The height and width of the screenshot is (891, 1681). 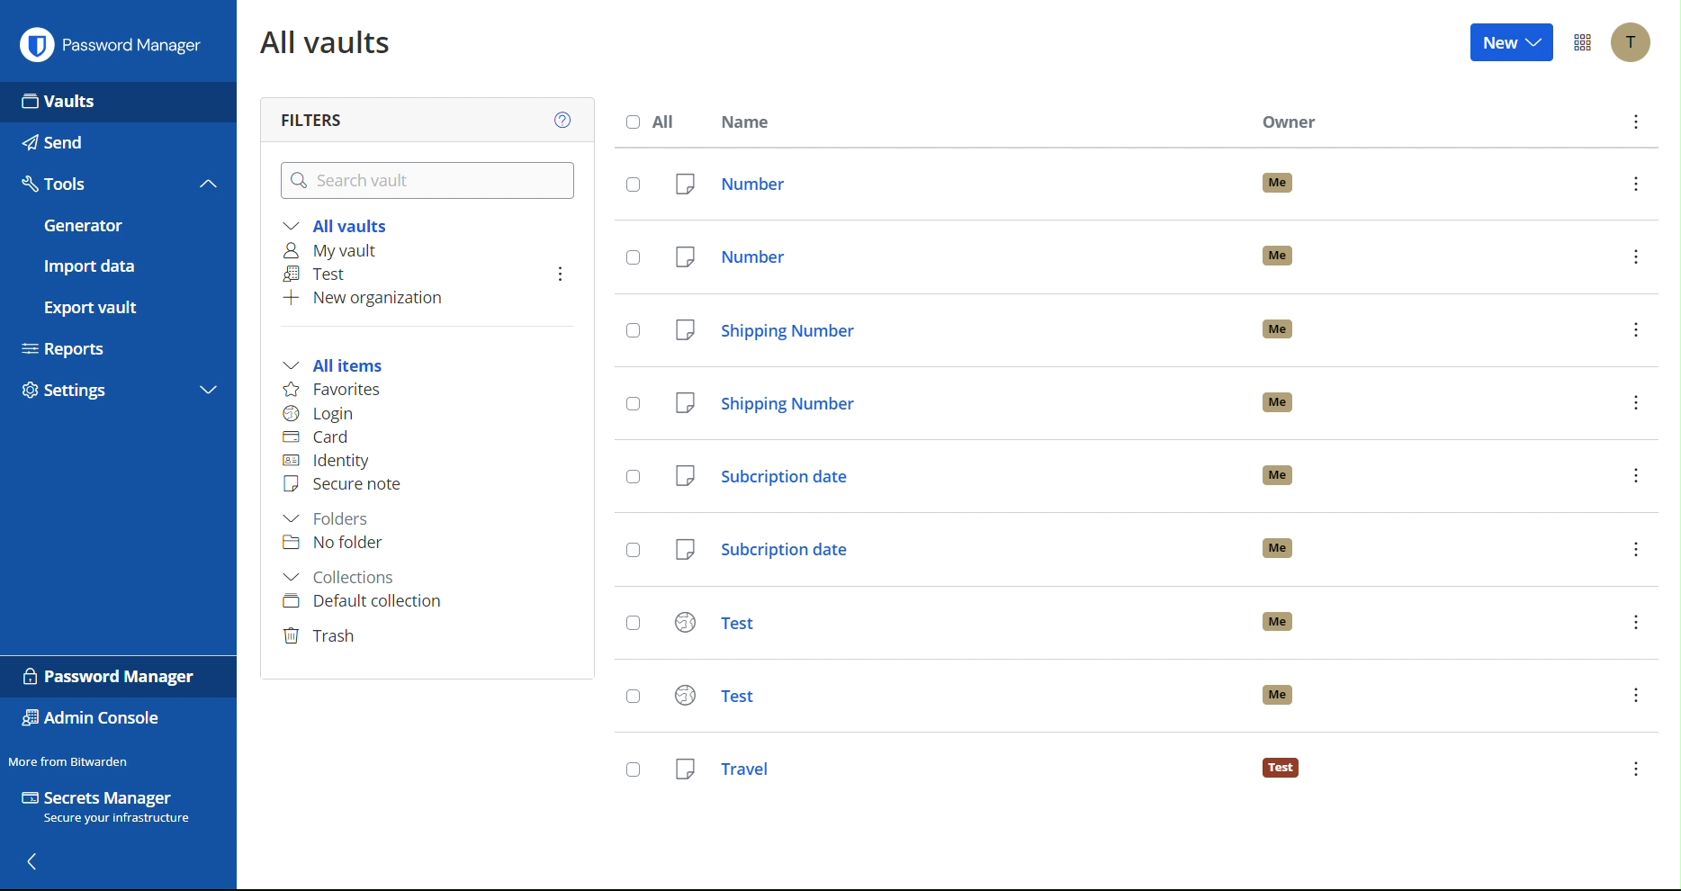 What do you see at coordinates (949, 256) in the screenshot?
I see `number` at bounding box center [949, 256].